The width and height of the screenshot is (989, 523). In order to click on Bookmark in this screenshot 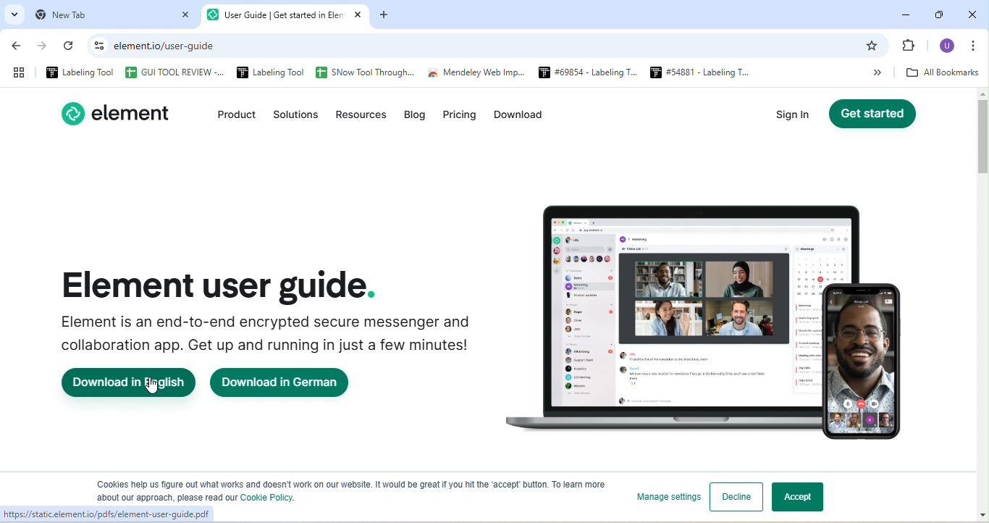, I will do `click(911, 47)`.